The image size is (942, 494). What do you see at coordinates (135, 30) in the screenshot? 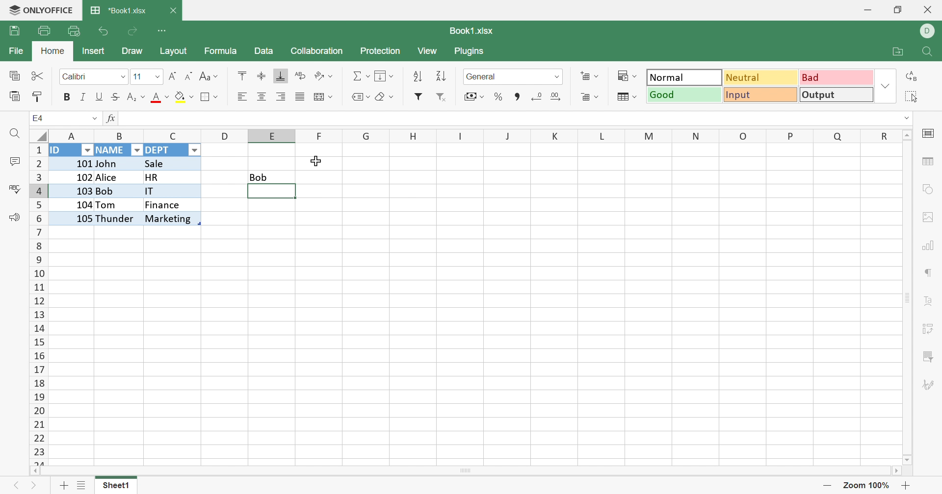
I see `Redo` at bounding box center [135, 30].